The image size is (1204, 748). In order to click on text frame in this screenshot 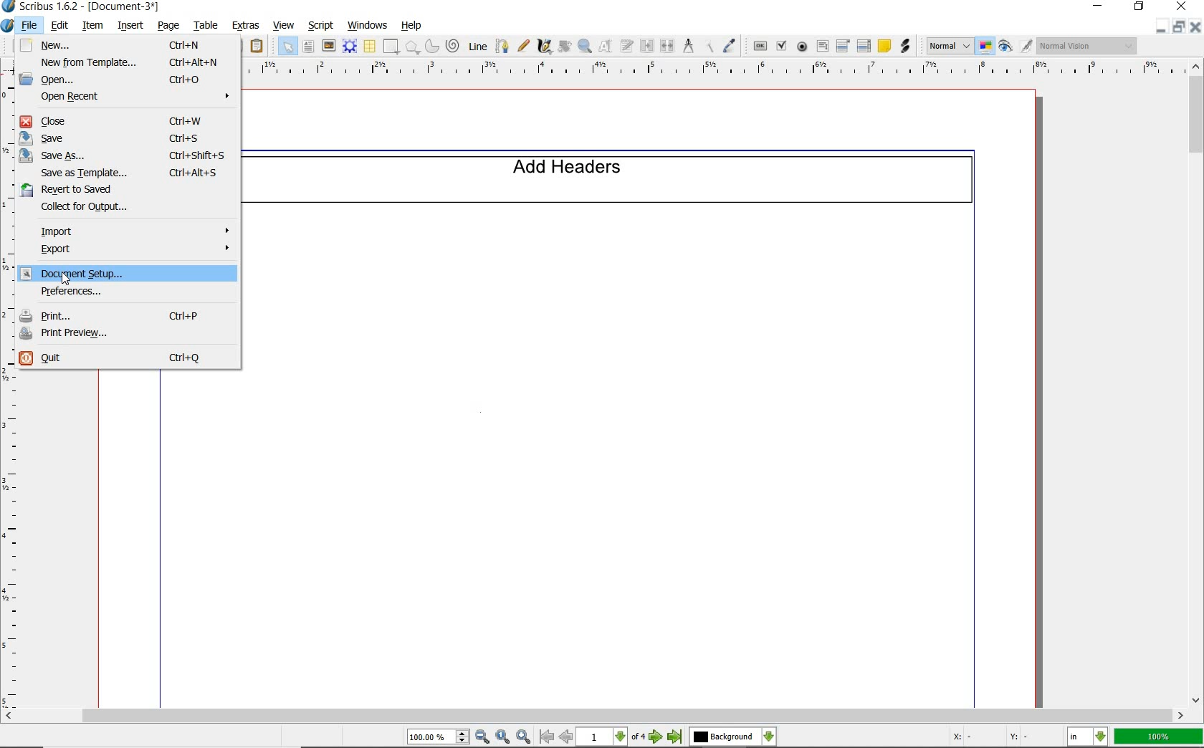, I will do `click(309, 48)`.